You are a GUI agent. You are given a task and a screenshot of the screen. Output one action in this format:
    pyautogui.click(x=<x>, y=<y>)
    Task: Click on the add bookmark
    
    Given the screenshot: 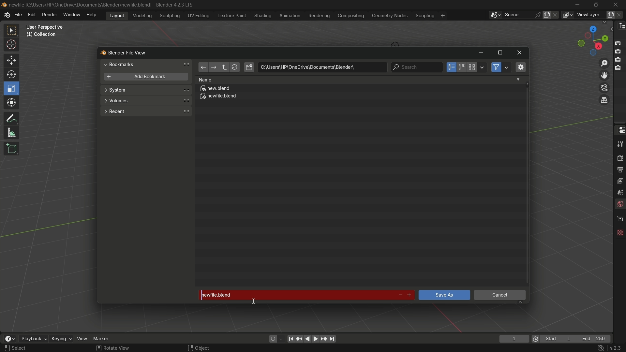 What is the action you would take?
    pyautogui.click(x=144, y=77)
    